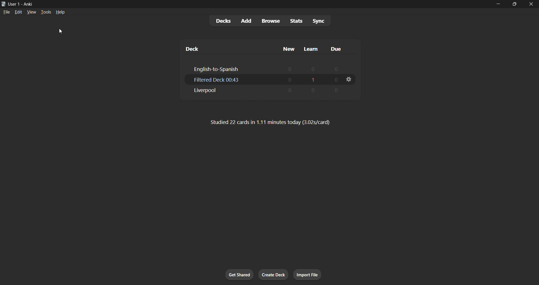  I want to click on filtered deck options, so click(350, 79).